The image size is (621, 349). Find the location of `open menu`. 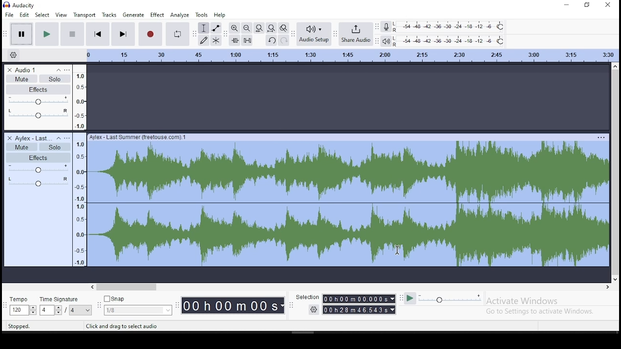

open menu is located at coordinates (68, 138).